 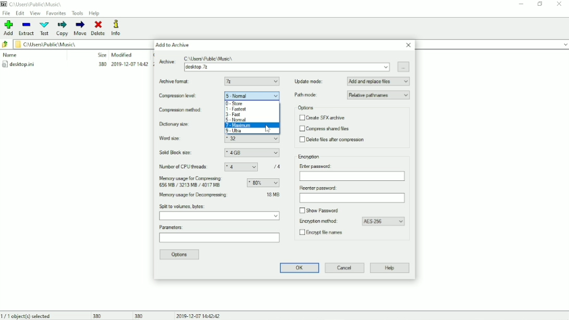 What do you see at coordinates (63, 29) in the screenshot?
I see `Copy` at bounding box center [63, 29].